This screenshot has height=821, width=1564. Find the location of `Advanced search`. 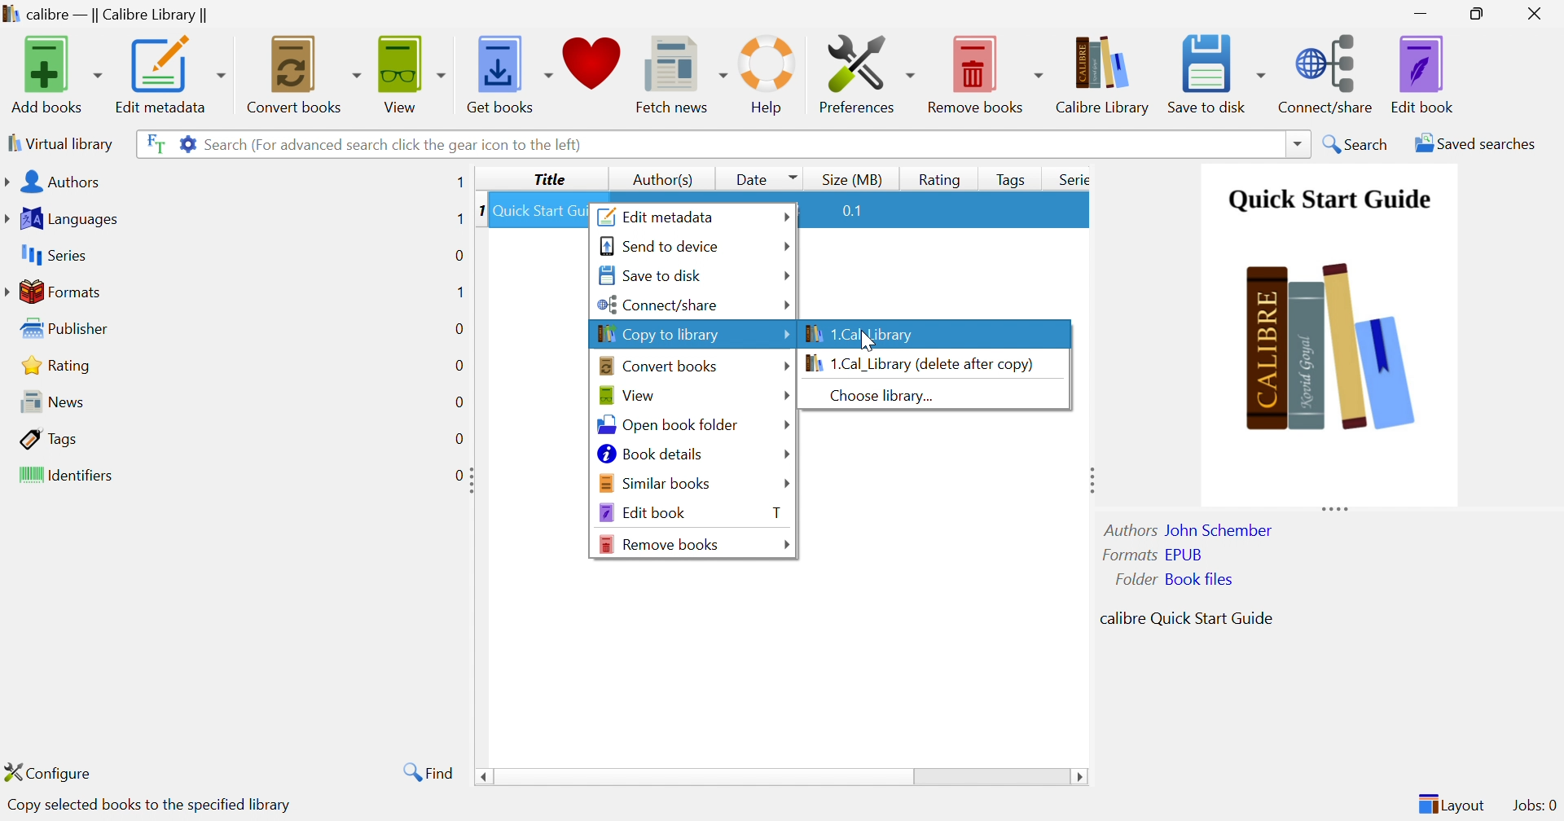

Advanced search is located at coordinates (183, 143).